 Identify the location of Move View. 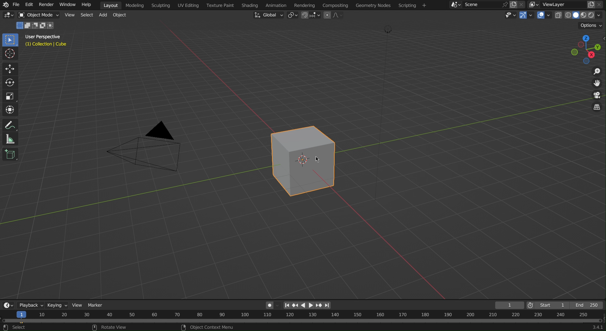
(596, 84).